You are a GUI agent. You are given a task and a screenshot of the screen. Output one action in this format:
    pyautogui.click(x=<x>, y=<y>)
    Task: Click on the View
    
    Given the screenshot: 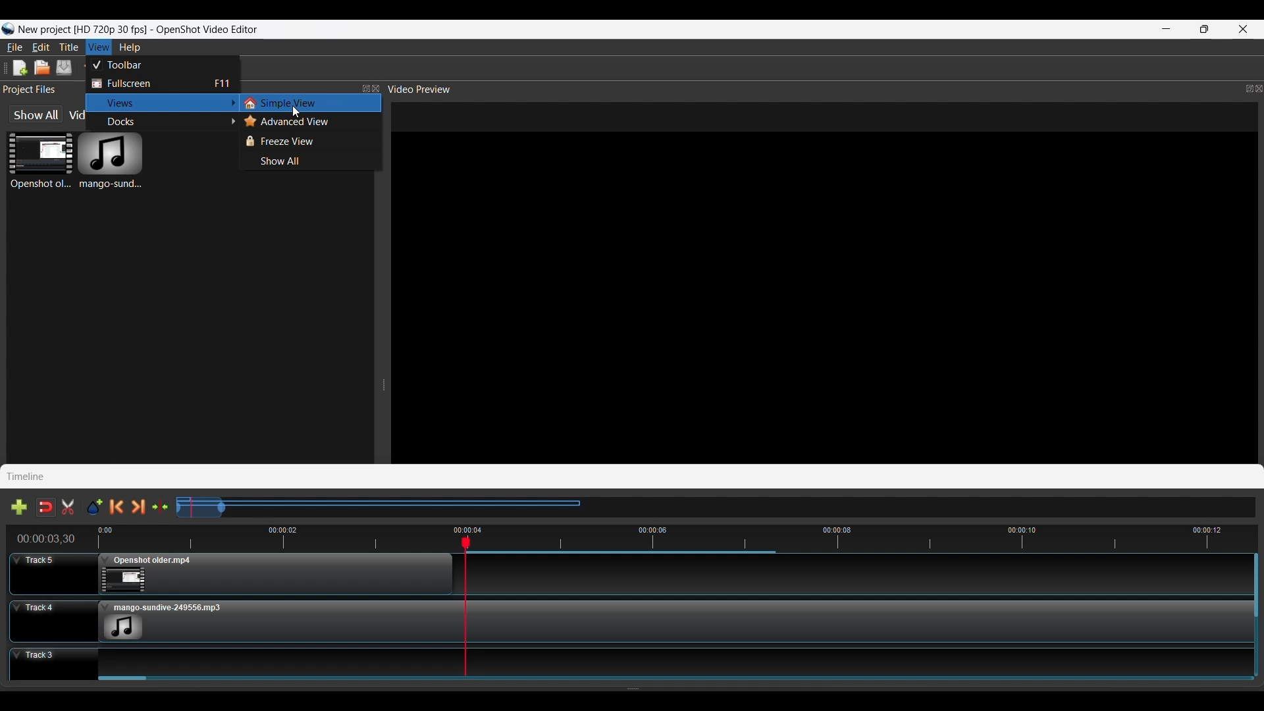 What is the action you would take?
    pyautogui.click(x=99, y=47)
    